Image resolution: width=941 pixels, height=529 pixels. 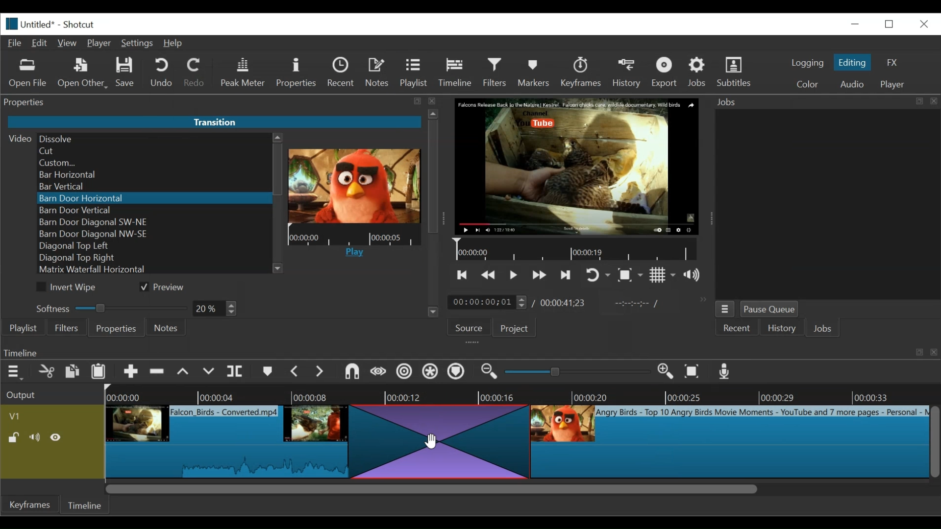 I want to click on Zoom in, so click(x=664, y=371).